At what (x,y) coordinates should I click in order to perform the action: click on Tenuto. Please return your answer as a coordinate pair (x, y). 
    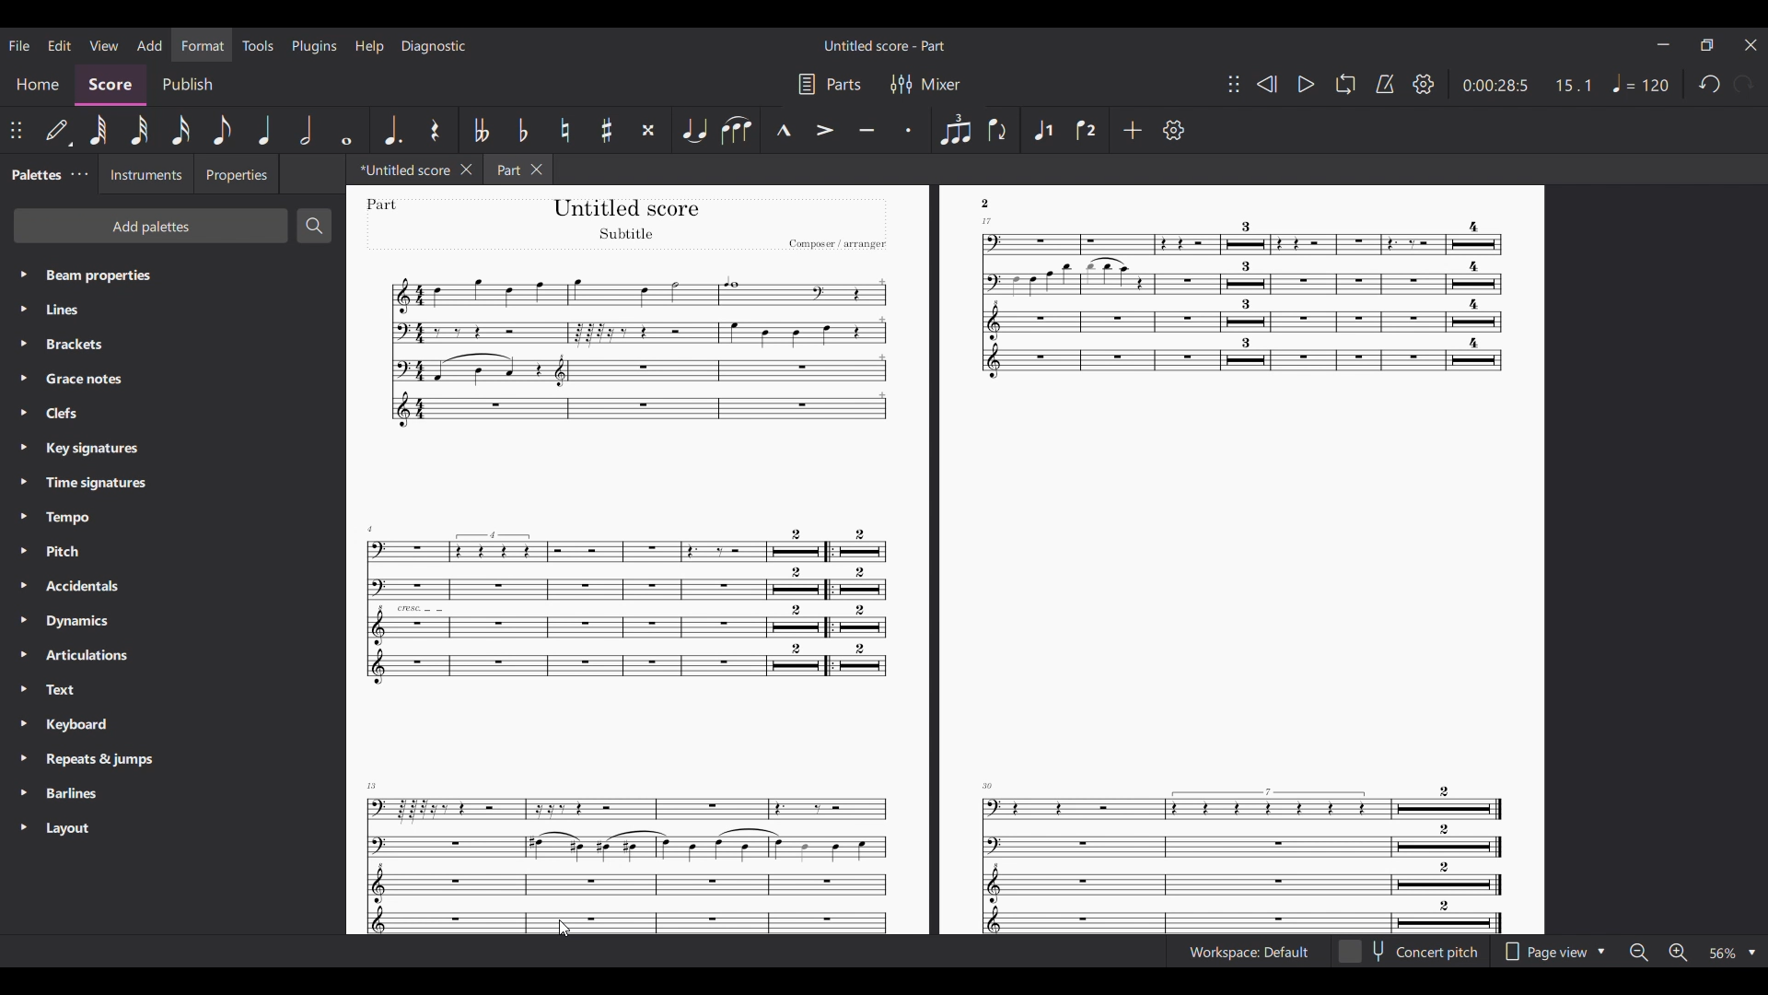
    Looking at the image, I should click on (867, 130).